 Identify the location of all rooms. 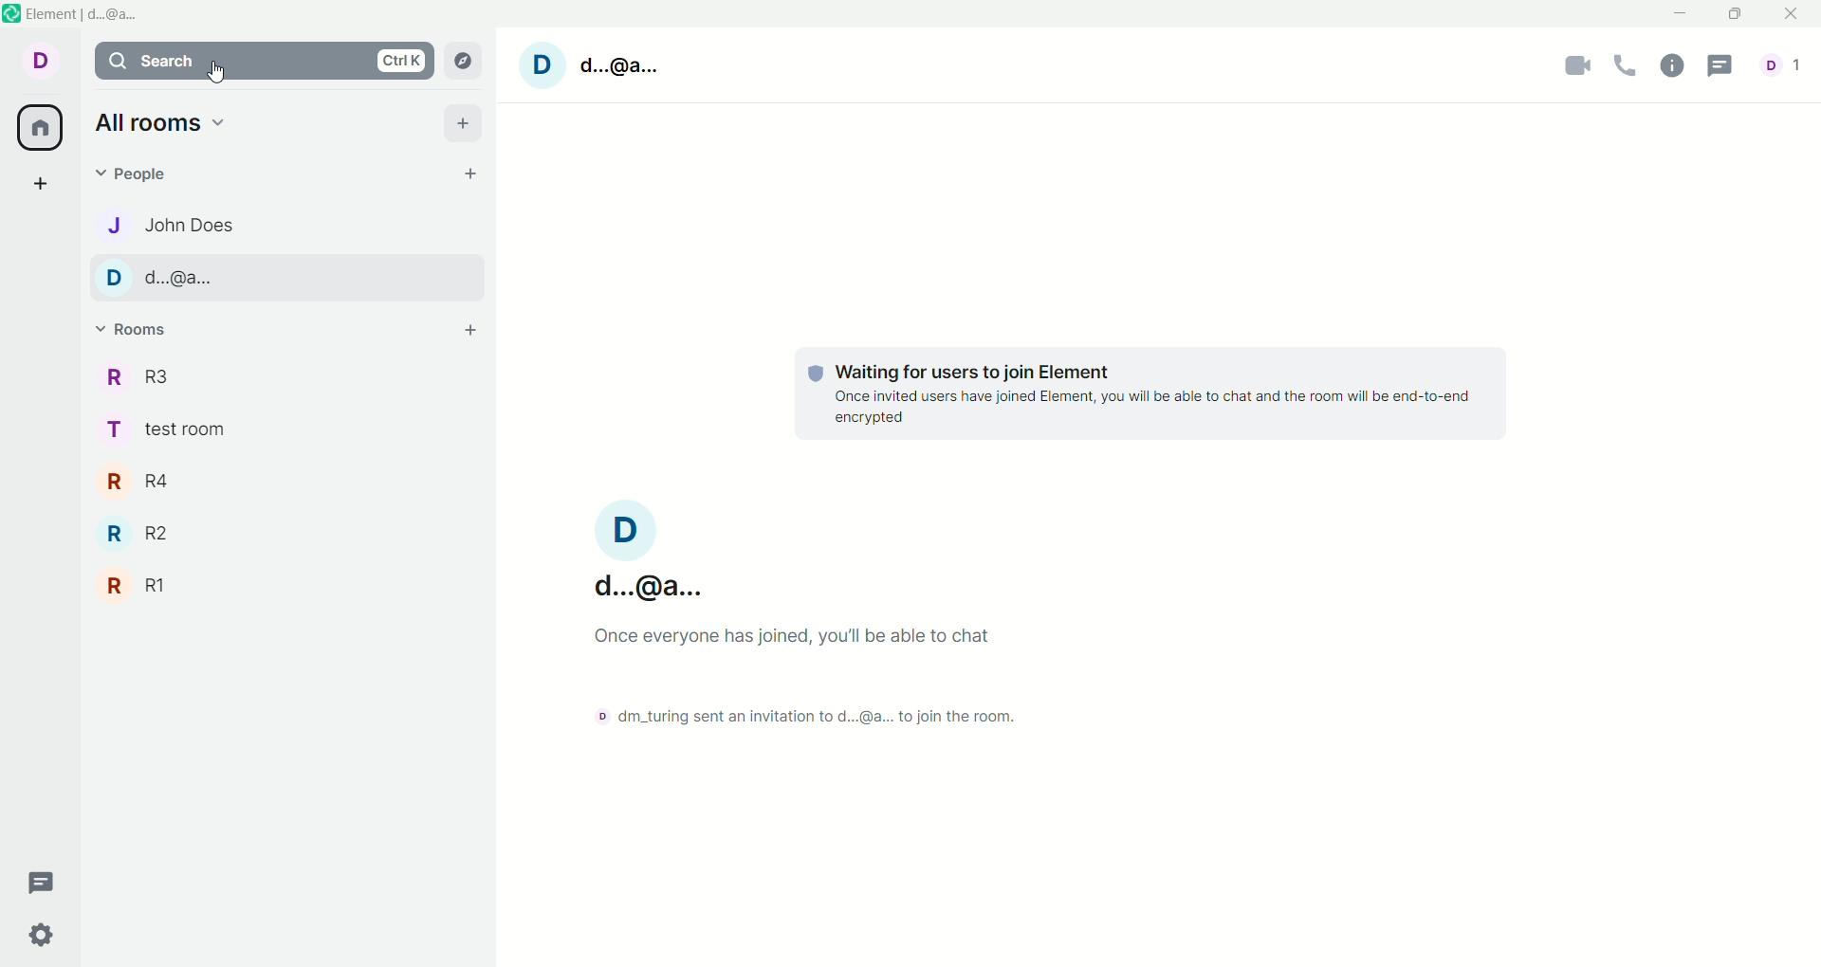
(163, 123).